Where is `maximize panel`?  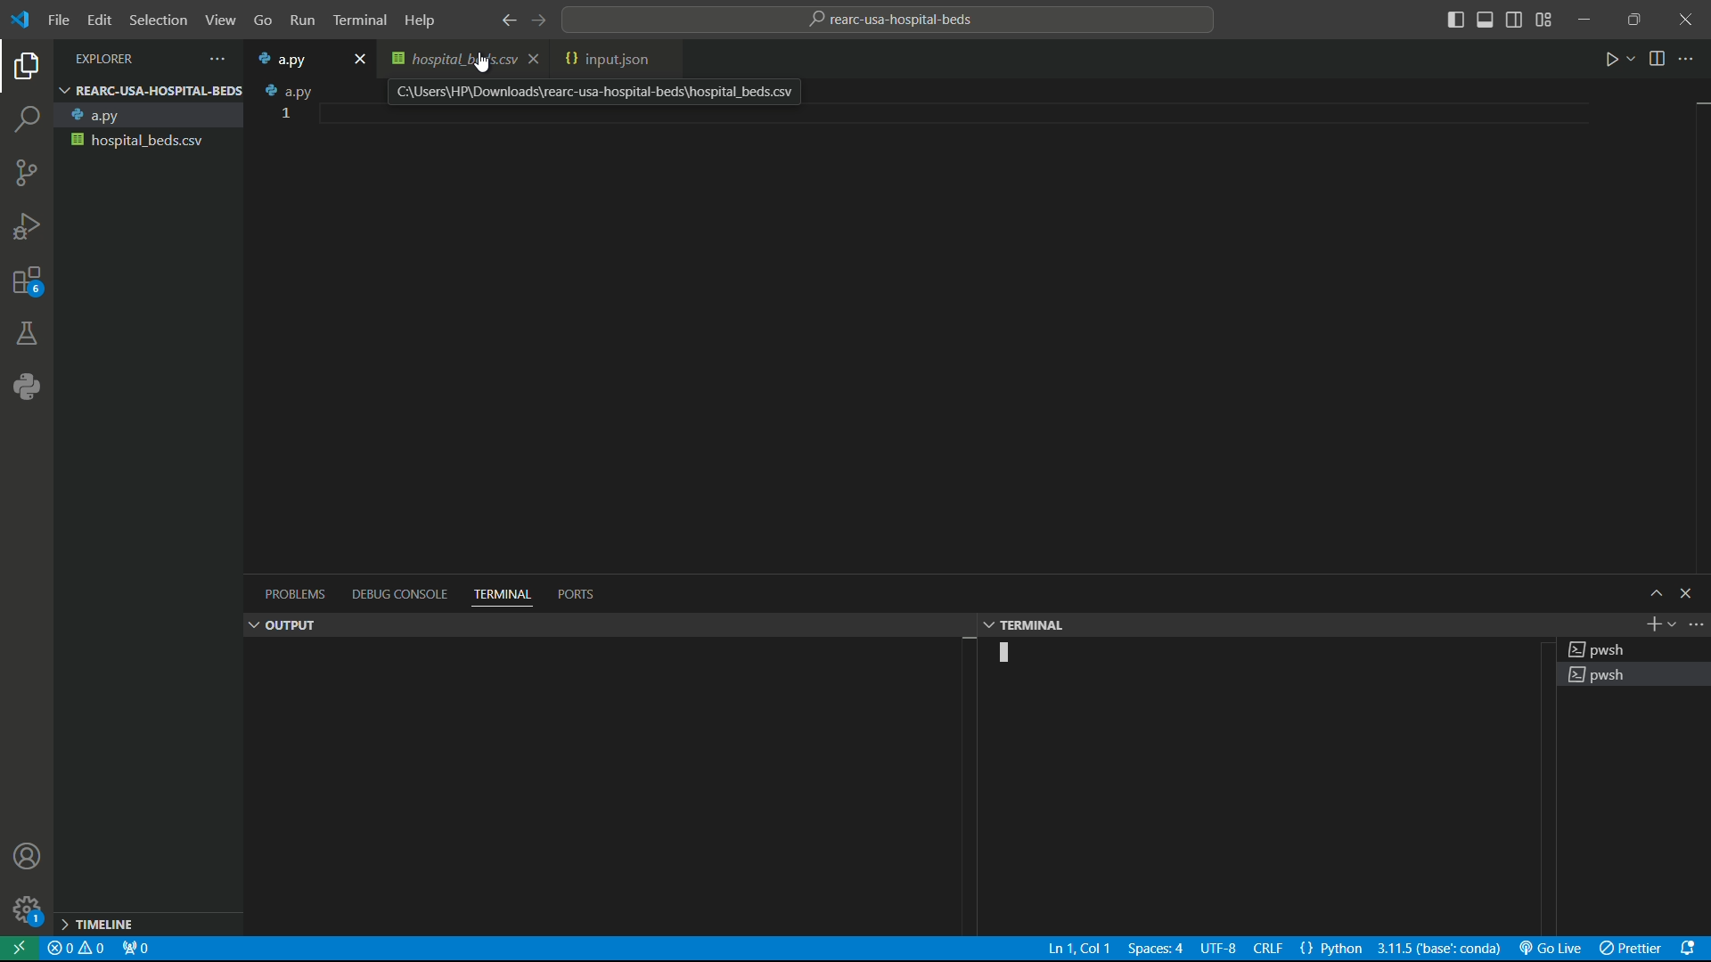 maximize panel is located at coordinates (1654, 596).